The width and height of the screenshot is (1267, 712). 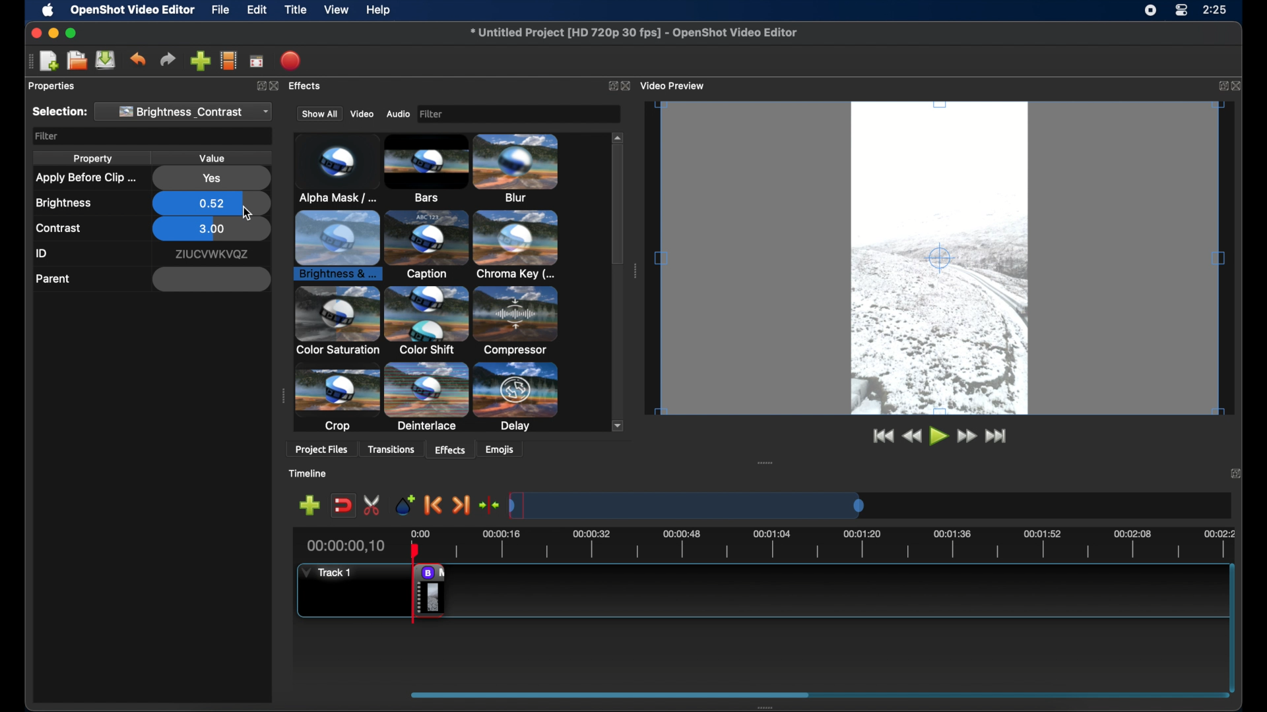 I want to click on color saturation, so click(x=430, y=245).